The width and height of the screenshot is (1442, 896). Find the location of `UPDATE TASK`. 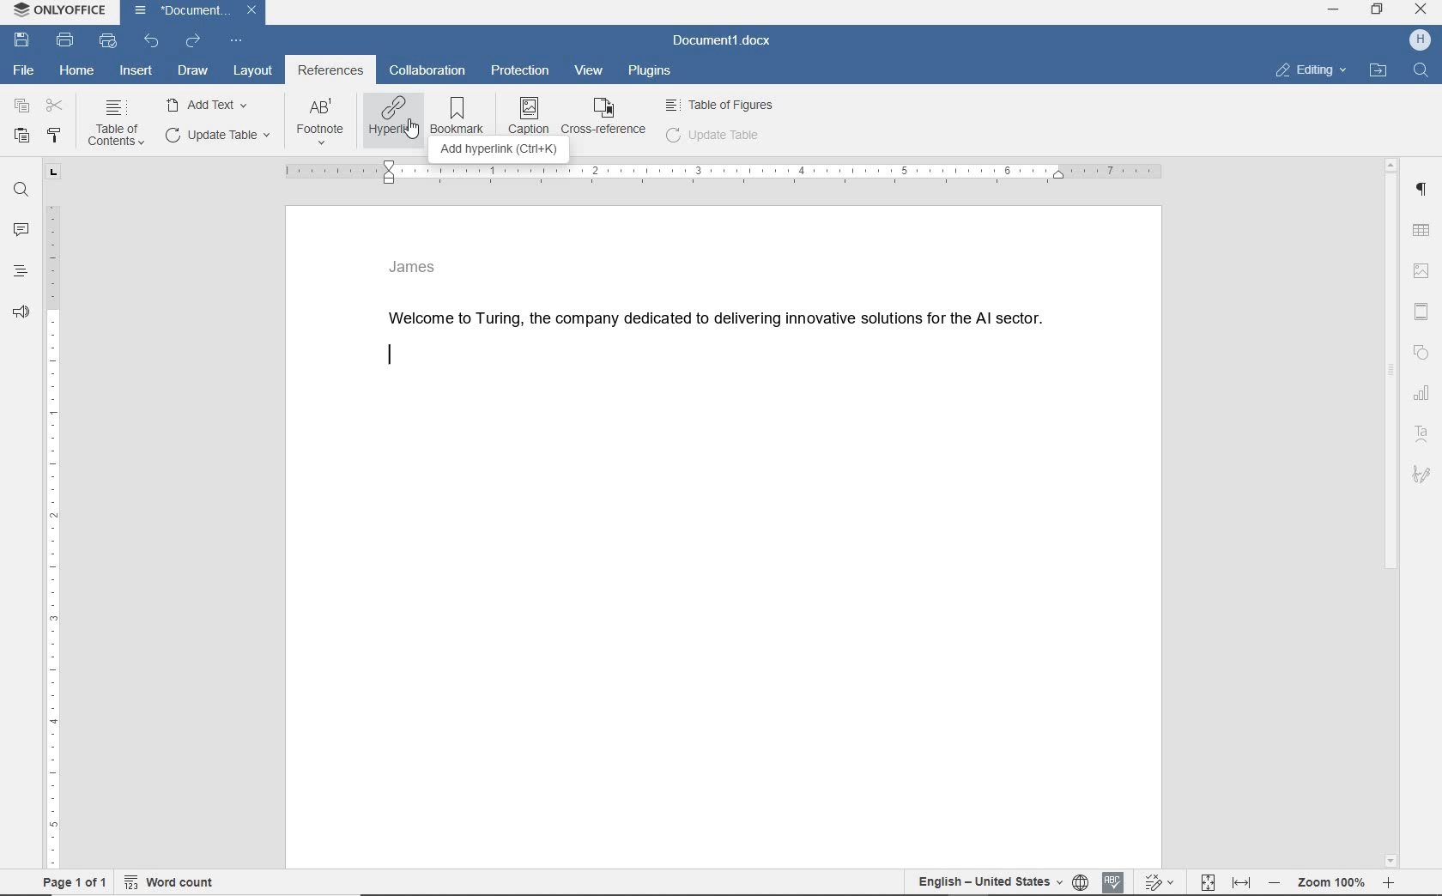

UPDATE TASK is located at coordinates (215, 135).